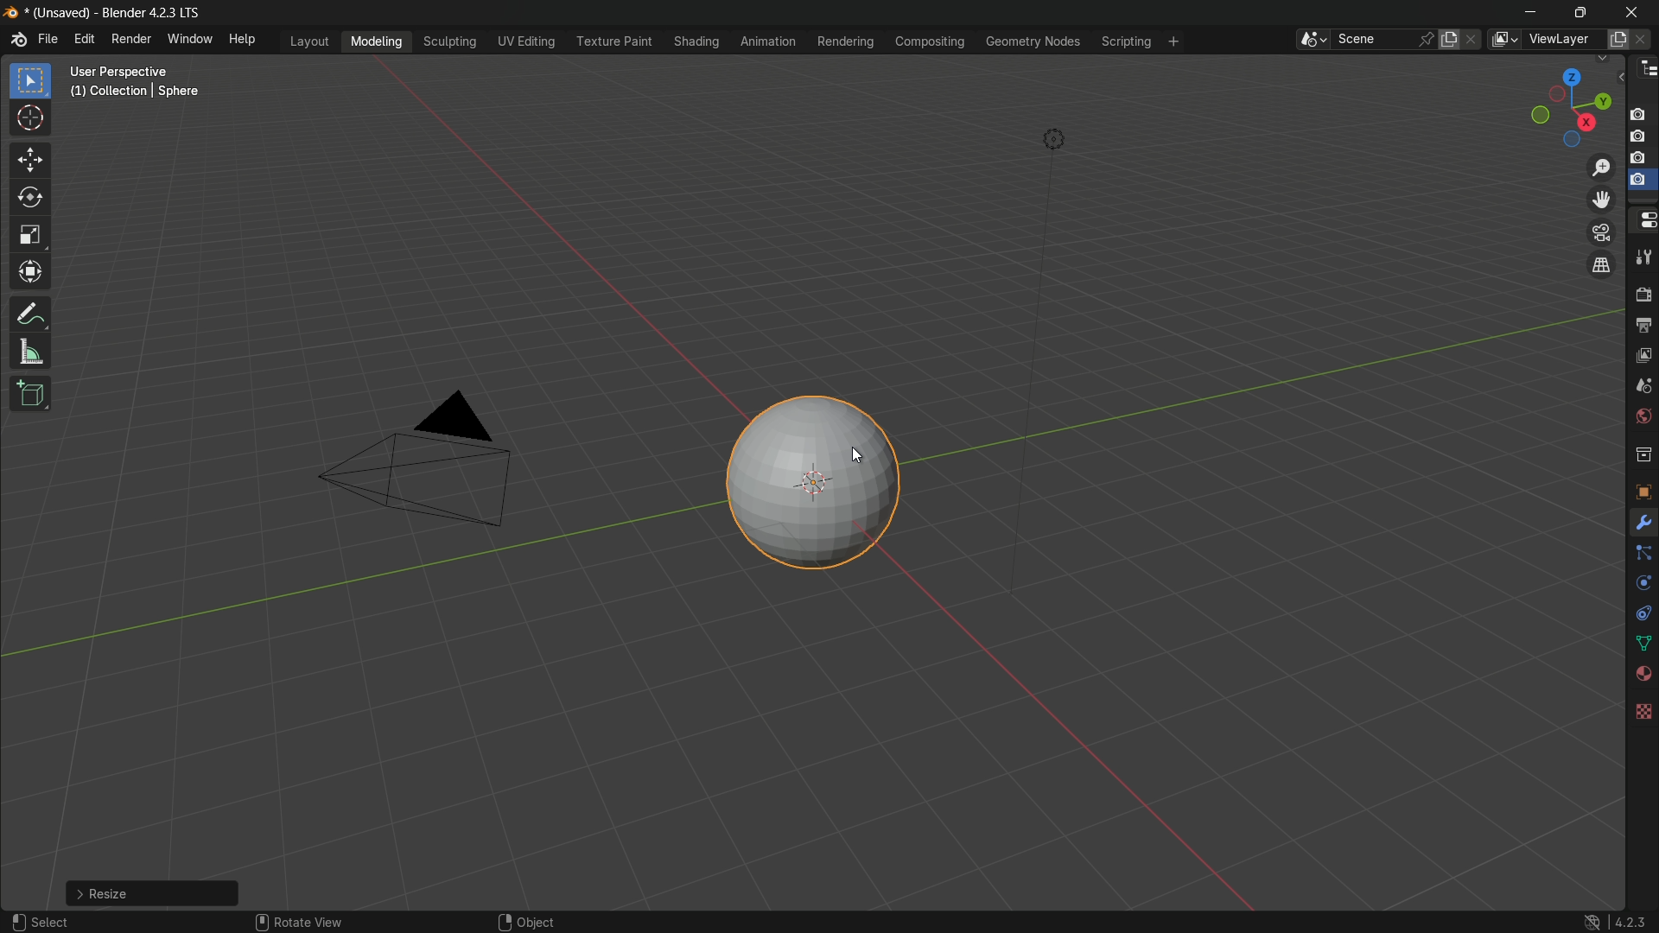 This screenshot has height=933, width=1659. I want to click on rotate or preset viewpoint, so click(1561, 108).